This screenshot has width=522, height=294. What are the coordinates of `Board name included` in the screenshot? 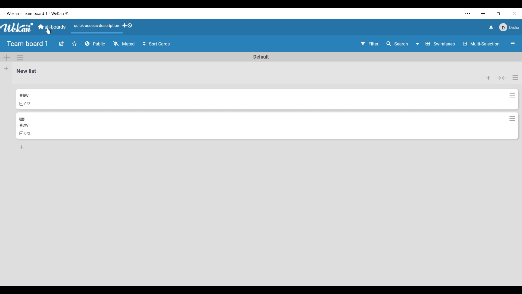 It's located at (40, 14).